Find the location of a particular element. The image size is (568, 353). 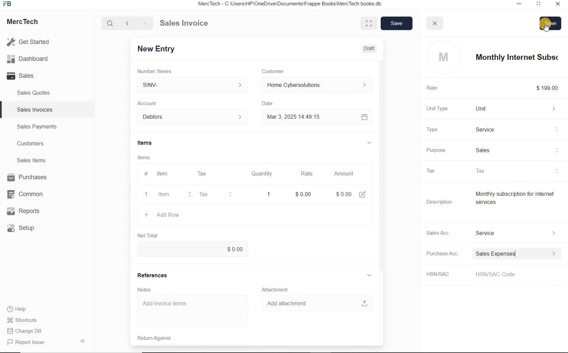

sales is located at coordinates (515, 149).